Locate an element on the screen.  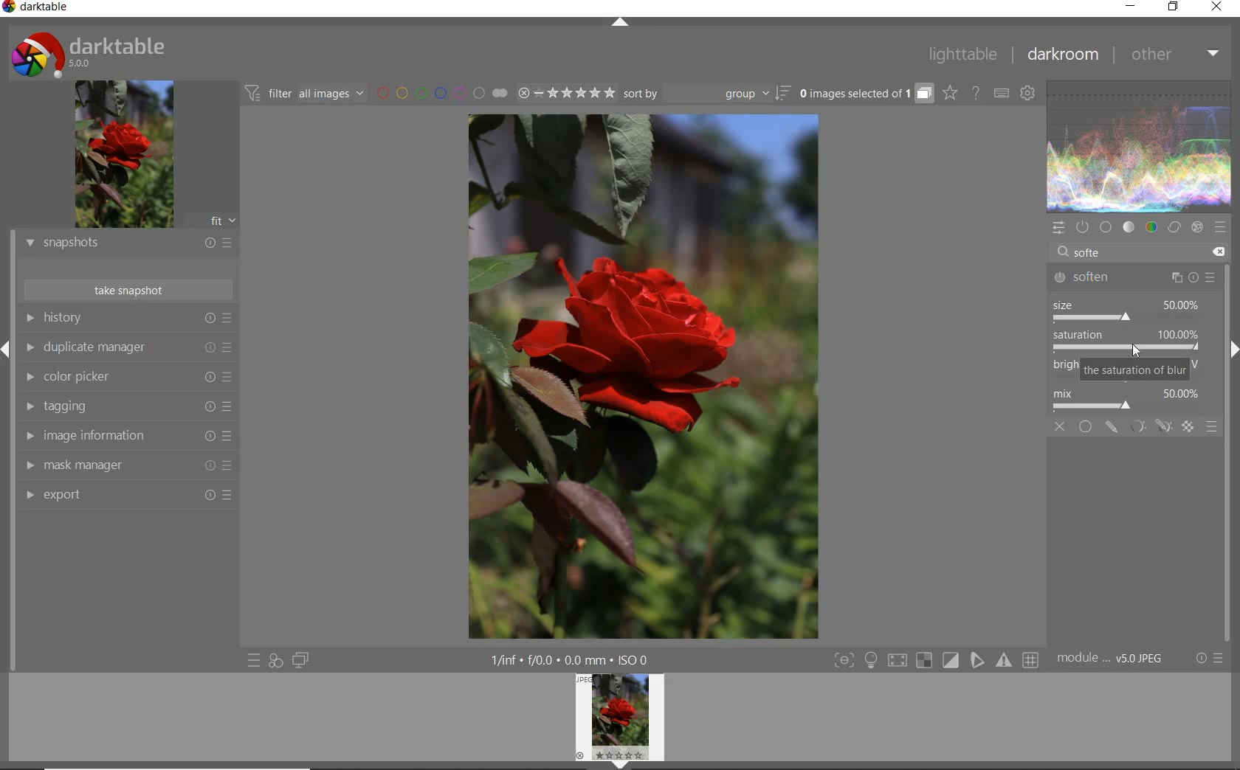
click to change overlays on thumbnails is located at coordinates (948, 92).